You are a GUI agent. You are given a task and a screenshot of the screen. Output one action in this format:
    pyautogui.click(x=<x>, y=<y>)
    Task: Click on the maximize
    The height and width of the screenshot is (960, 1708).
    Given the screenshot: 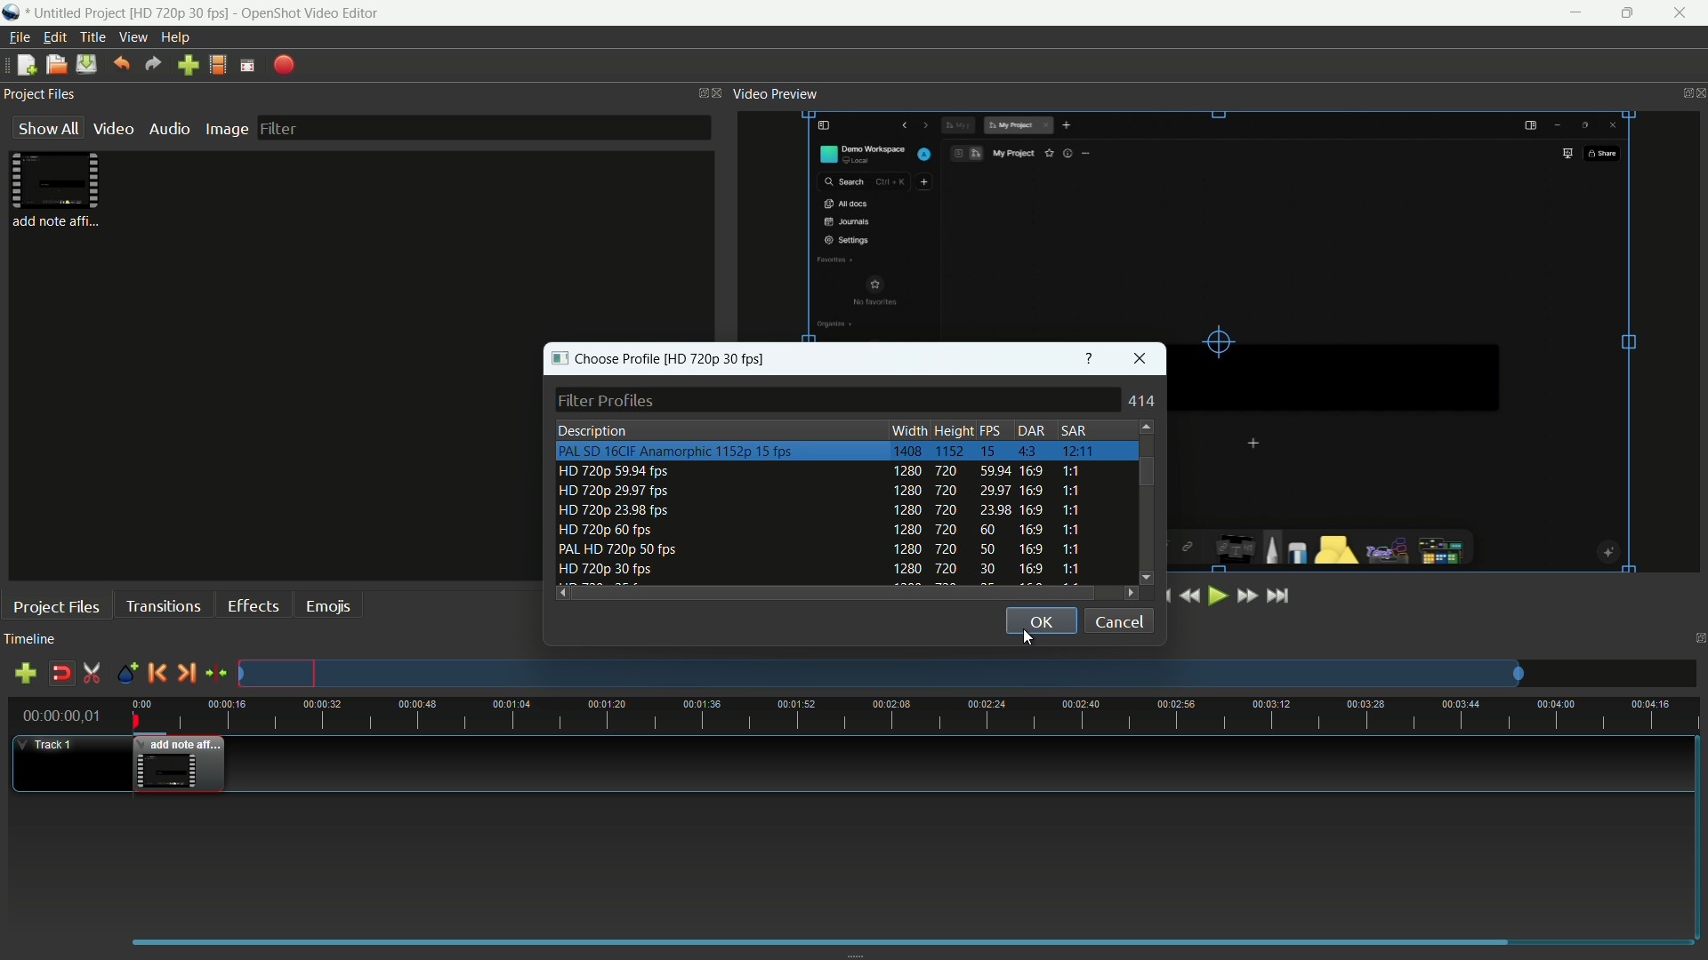 What is the action you would take?
    pyautogui.click(x=1630, y=13)
    